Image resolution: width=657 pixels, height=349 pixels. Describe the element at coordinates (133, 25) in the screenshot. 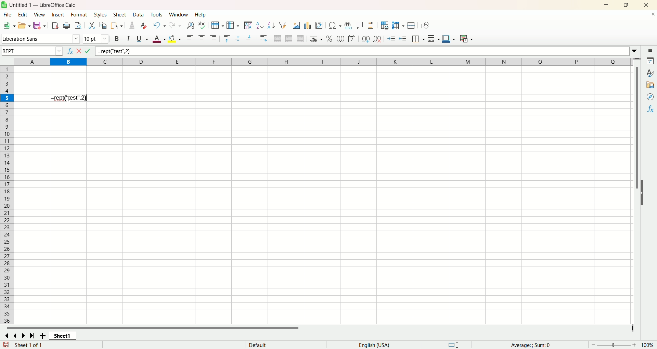

I see `clone formating` at that location.